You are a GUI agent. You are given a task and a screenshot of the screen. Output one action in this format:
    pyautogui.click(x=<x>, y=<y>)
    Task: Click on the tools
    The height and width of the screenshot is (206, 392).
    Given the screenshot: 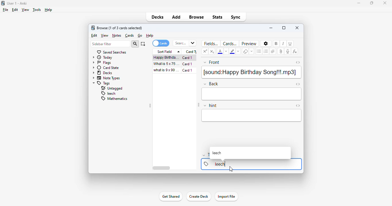 What is the action you would take?
    pyautogui.click(x=37, y=10)
    